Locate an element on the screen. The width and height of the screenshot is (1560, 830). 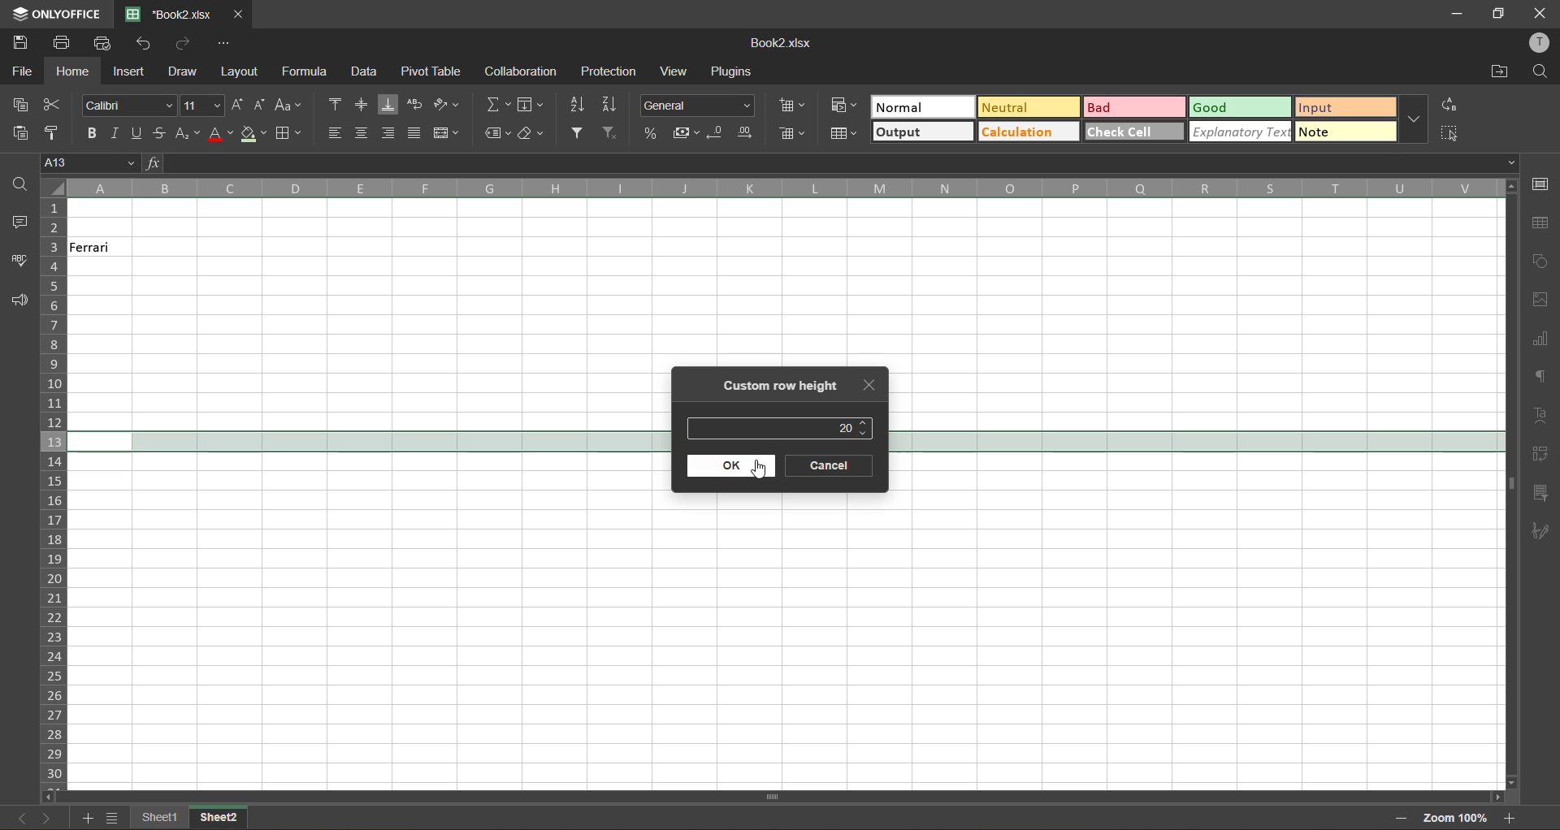
sub/superscript is located at coordinates (188, 132).